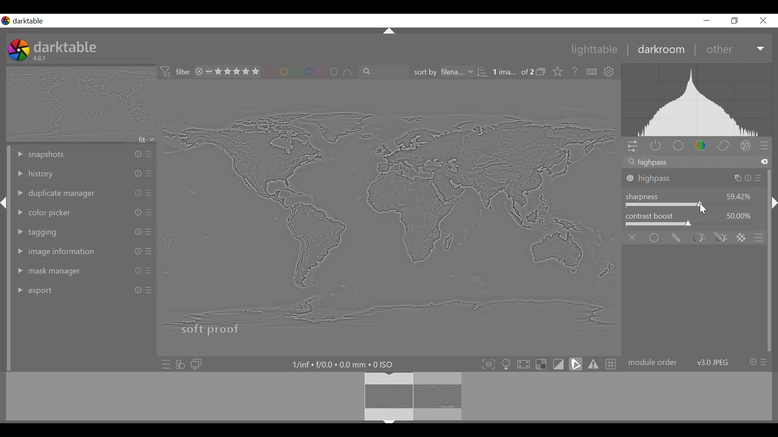  I want to click on icon, so click(541, 71).